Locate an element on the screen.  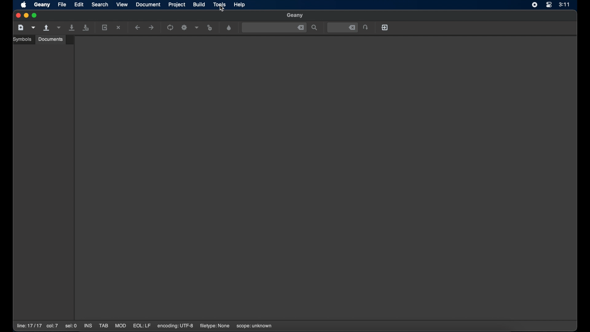
control center is located at coordinates (549, 5).